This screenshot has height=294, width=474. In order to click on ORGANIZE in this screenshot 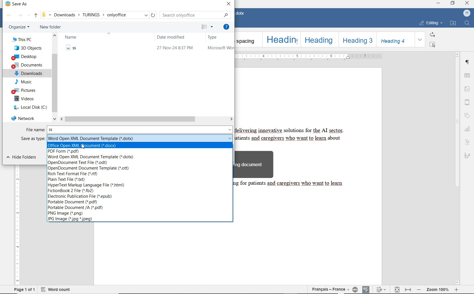, I will do `click(19, 28)`.